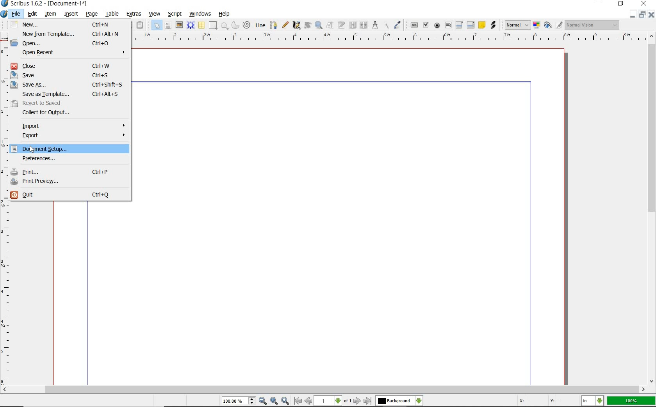 Image resolution: width=656 pixels, height=407 pixels. I want to click on Line, so click(260, 25).